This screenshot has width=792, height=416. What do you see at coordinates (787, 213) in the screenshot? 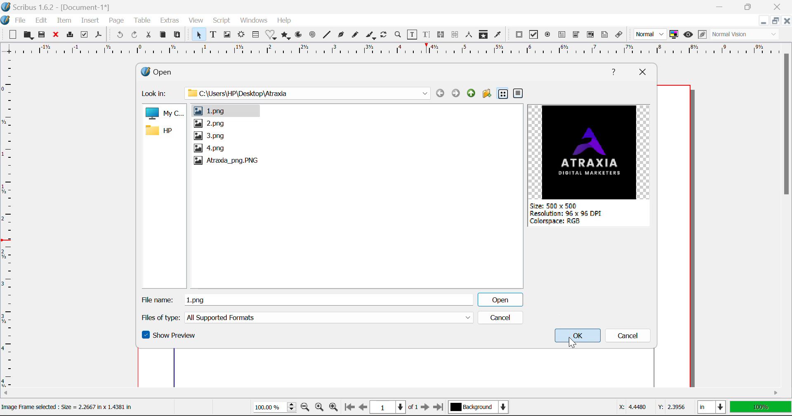
I see `Scroll Bar` at bounding box center [787, 213].